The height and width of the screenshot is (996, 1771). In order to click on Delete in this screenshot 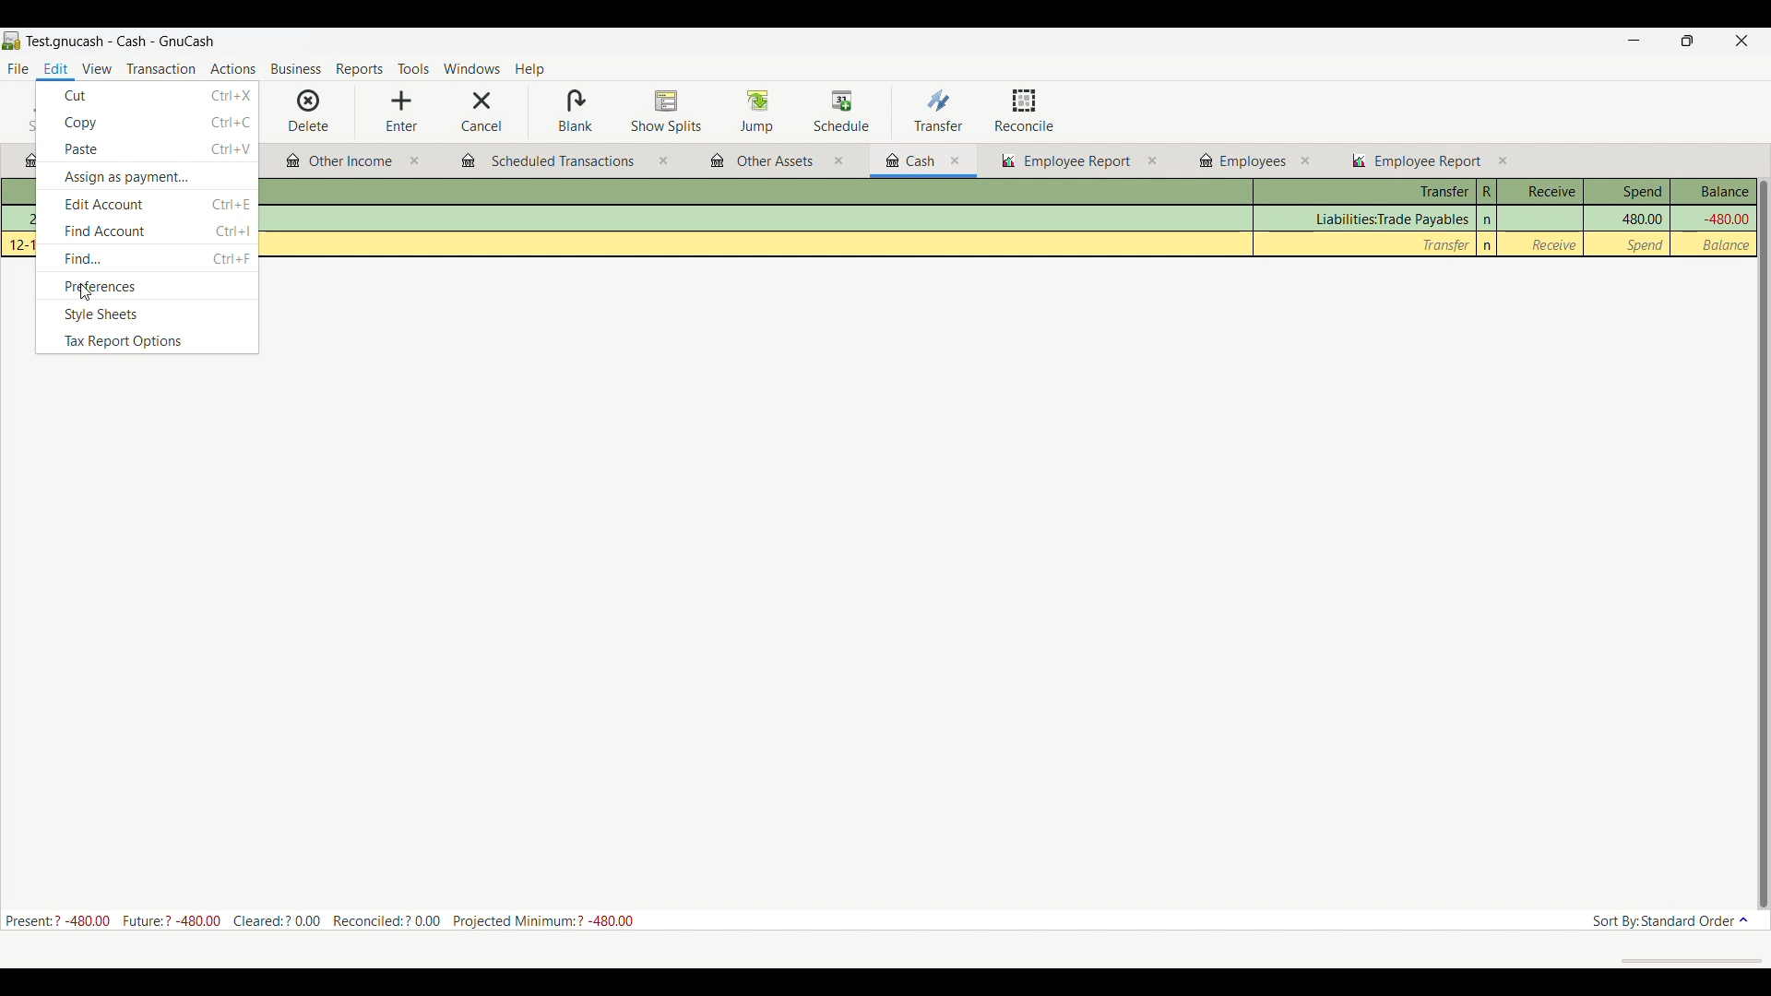, I will do `click(310, 111)`.